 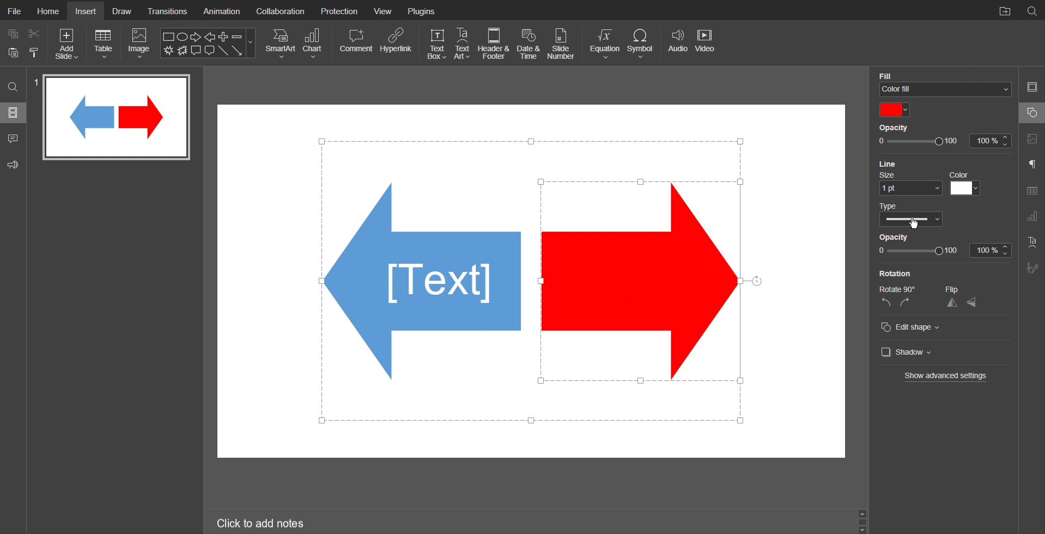 What do you see at coordinates (864, 528) in the screenshot?
I see `down` at bounding box center [864, 528].